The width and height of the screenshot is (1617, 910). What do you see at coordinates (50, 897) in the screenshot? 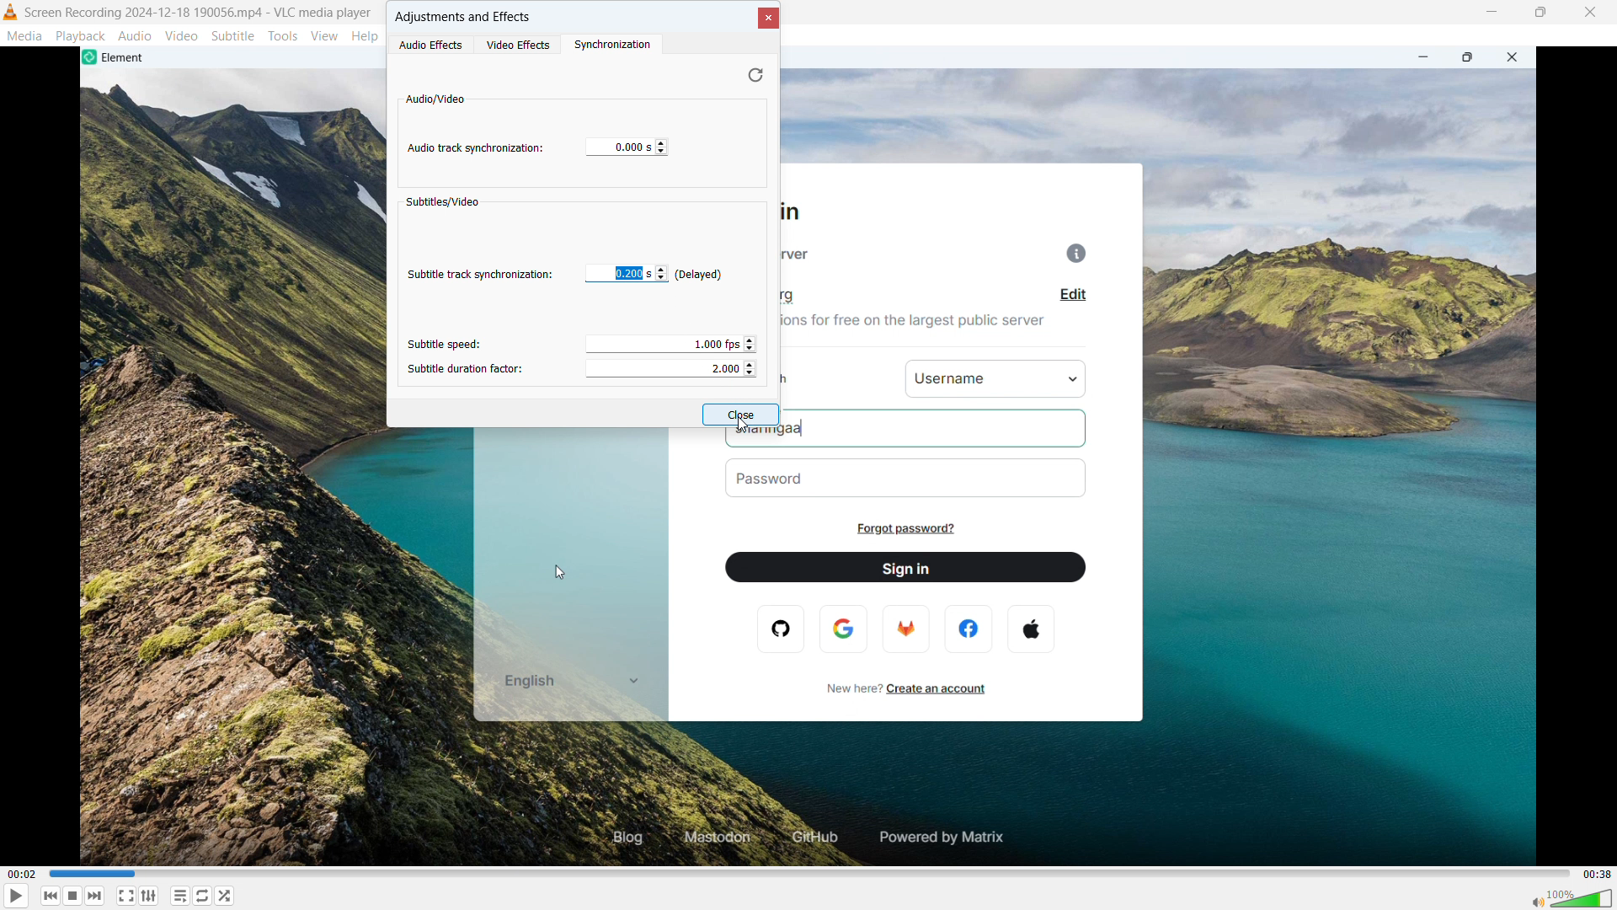
I see `backward or previous media` at bounding box center [50, 897].